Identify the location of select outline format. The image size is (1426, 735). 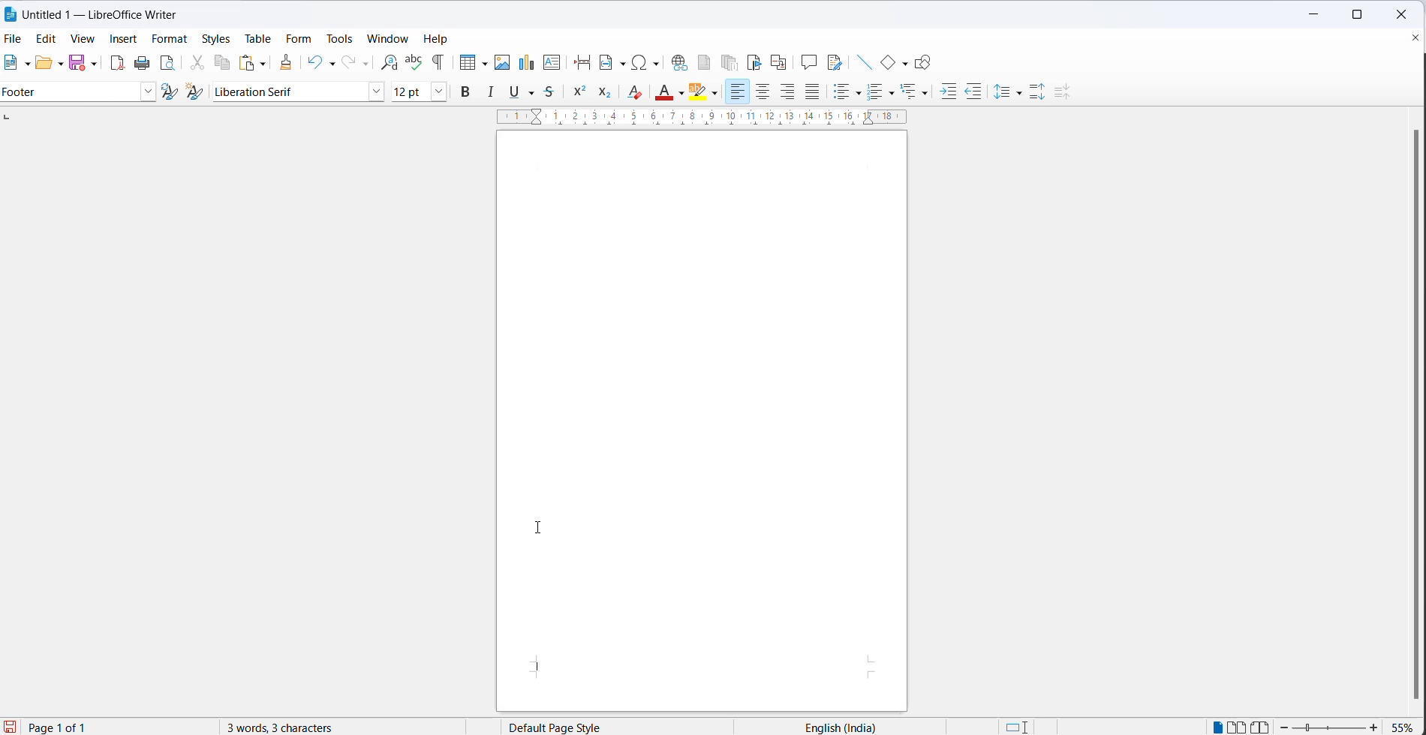
(916, 93).